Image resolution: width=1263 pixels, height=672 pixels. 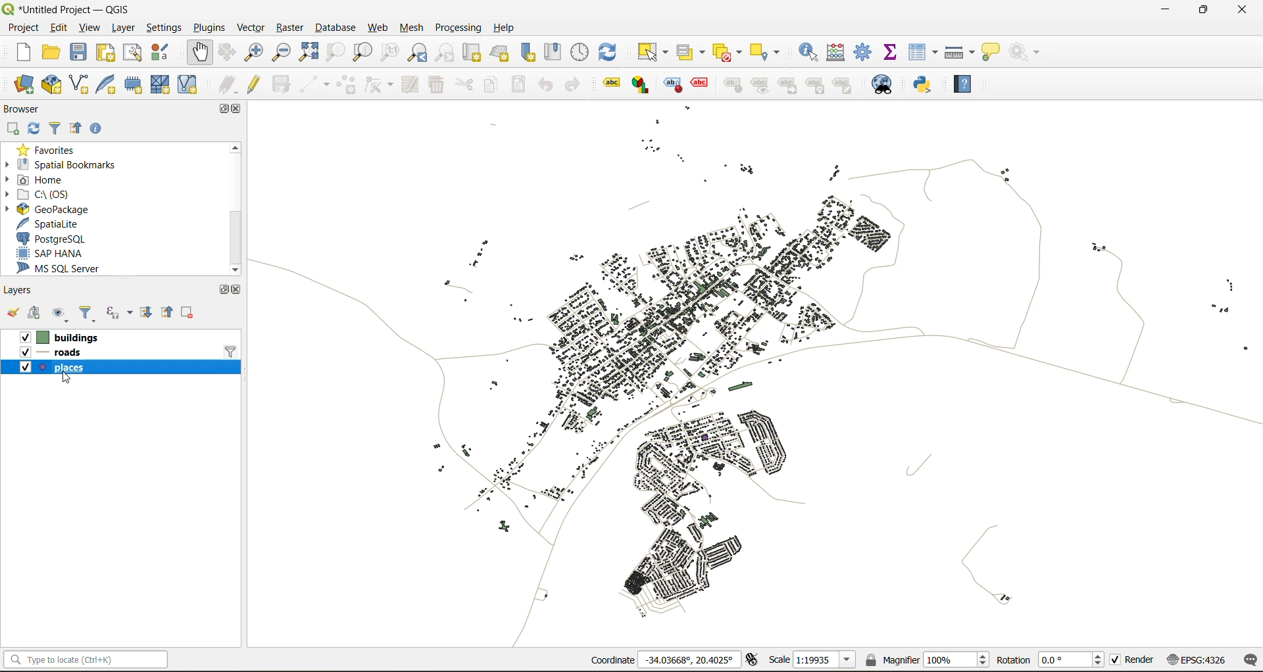 I want to click on refresh, so click(x=36, y=128).